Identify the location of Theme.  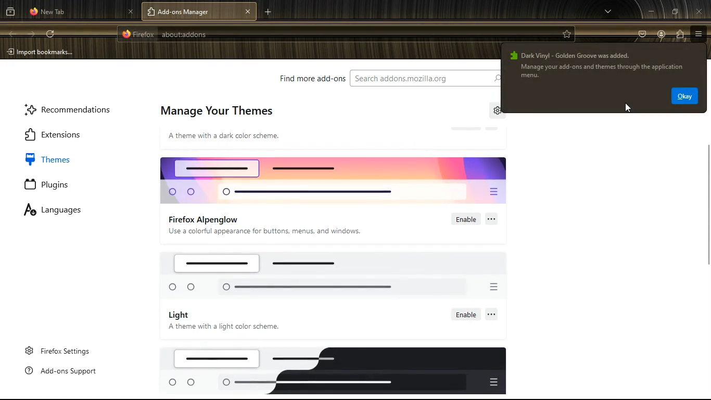
(333, 276).